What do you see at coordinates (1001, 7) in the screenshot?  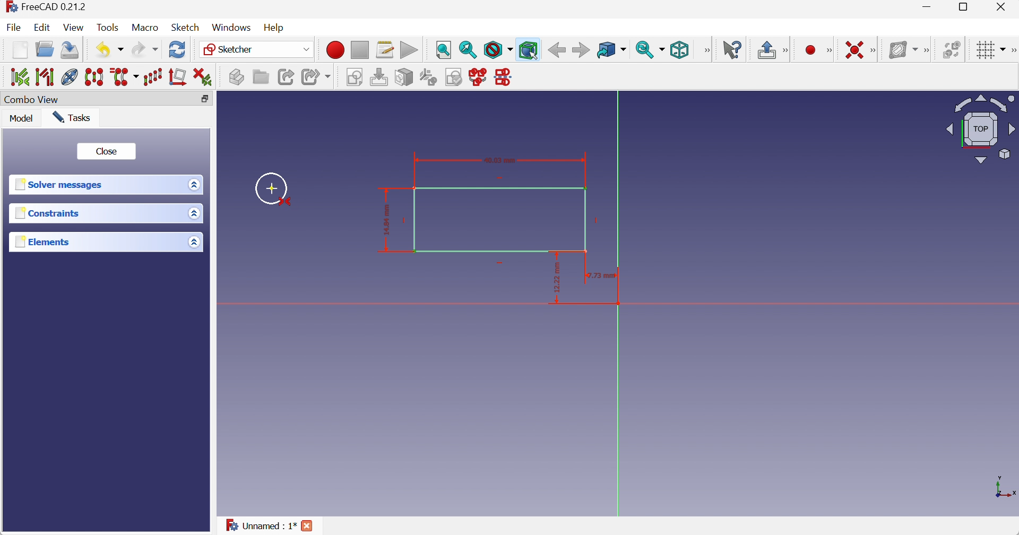 I see `Close` at bounding box center [1001, 7].